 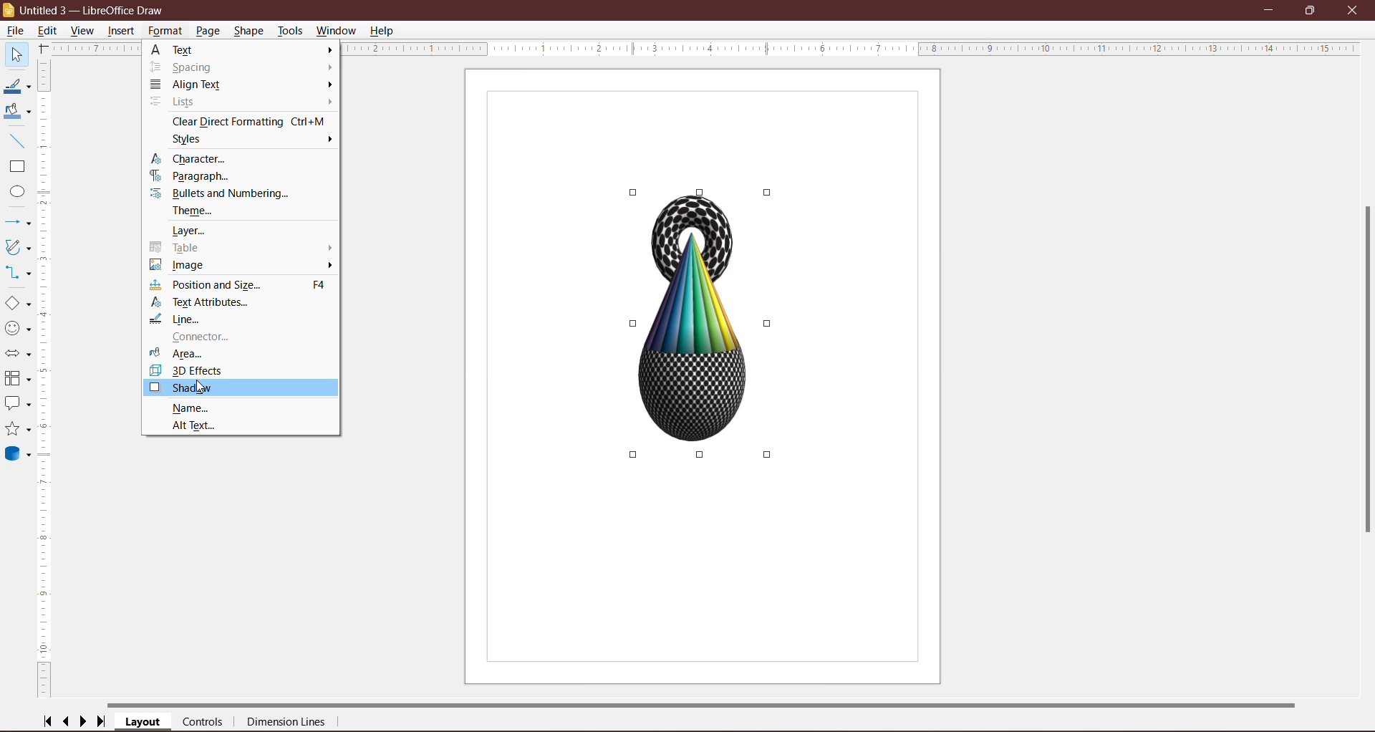 I want to click on Insert Line, so click(x=17, y=140).